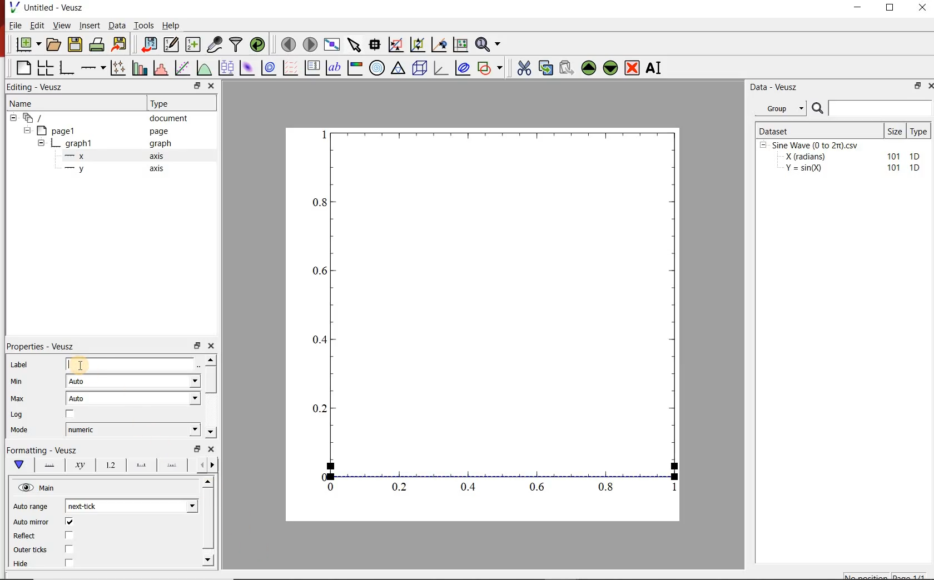  I want to click on arrange graph, so click(46, 68).